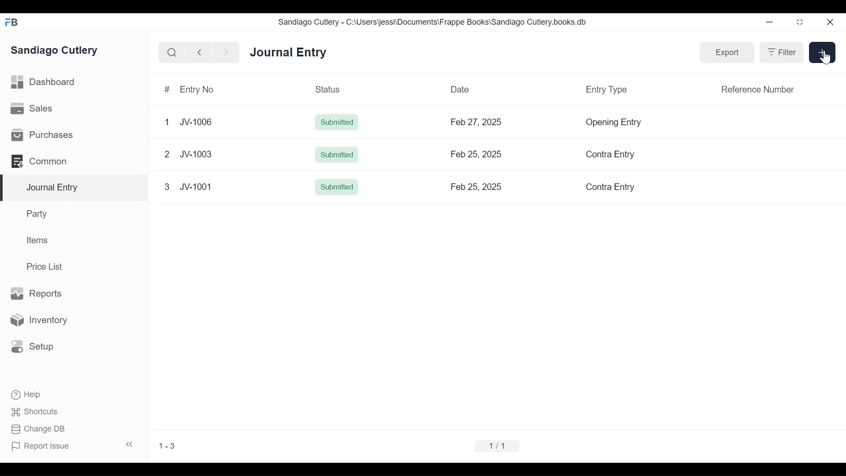 Image resolution: width=846 pixels, height=476 pixels. What do you see at coordinates (725, 52) in the screenshot?
I see `export` at bounding box center [725, 52].